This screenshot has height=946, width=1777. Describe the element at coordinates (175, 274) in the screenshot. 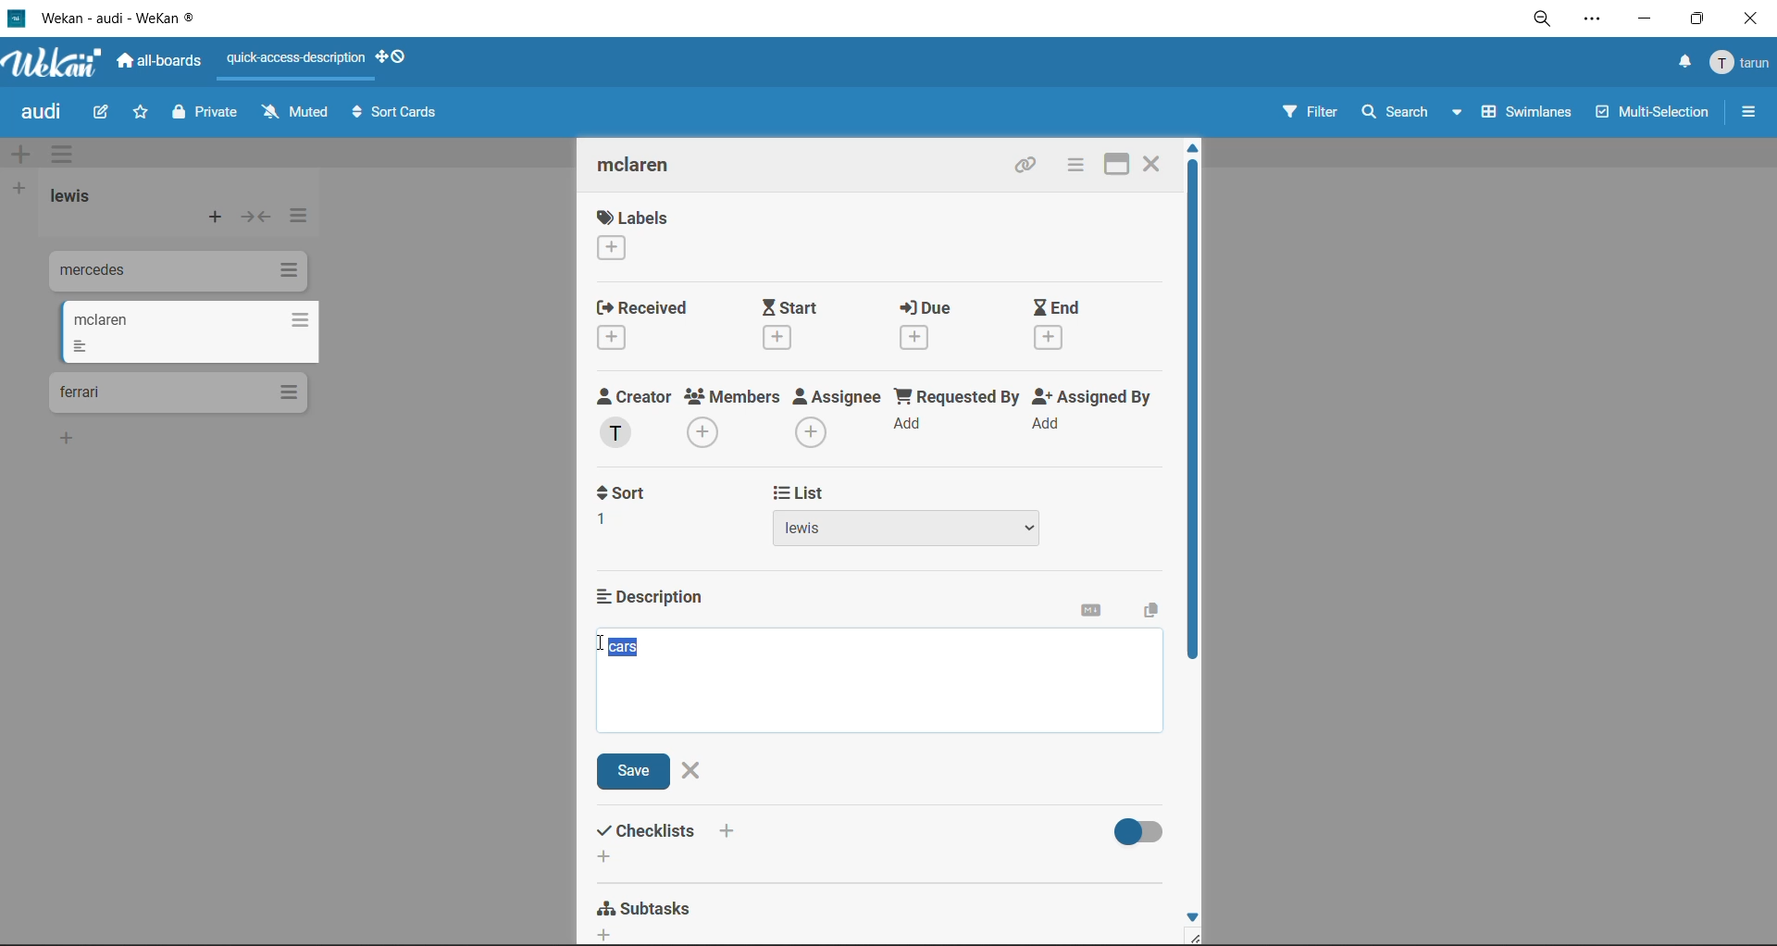

I see `cards` at that location.